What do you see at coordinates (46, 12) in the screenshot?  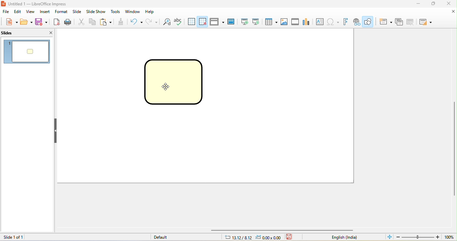 I see `insert` at bounding box center [46, 12].